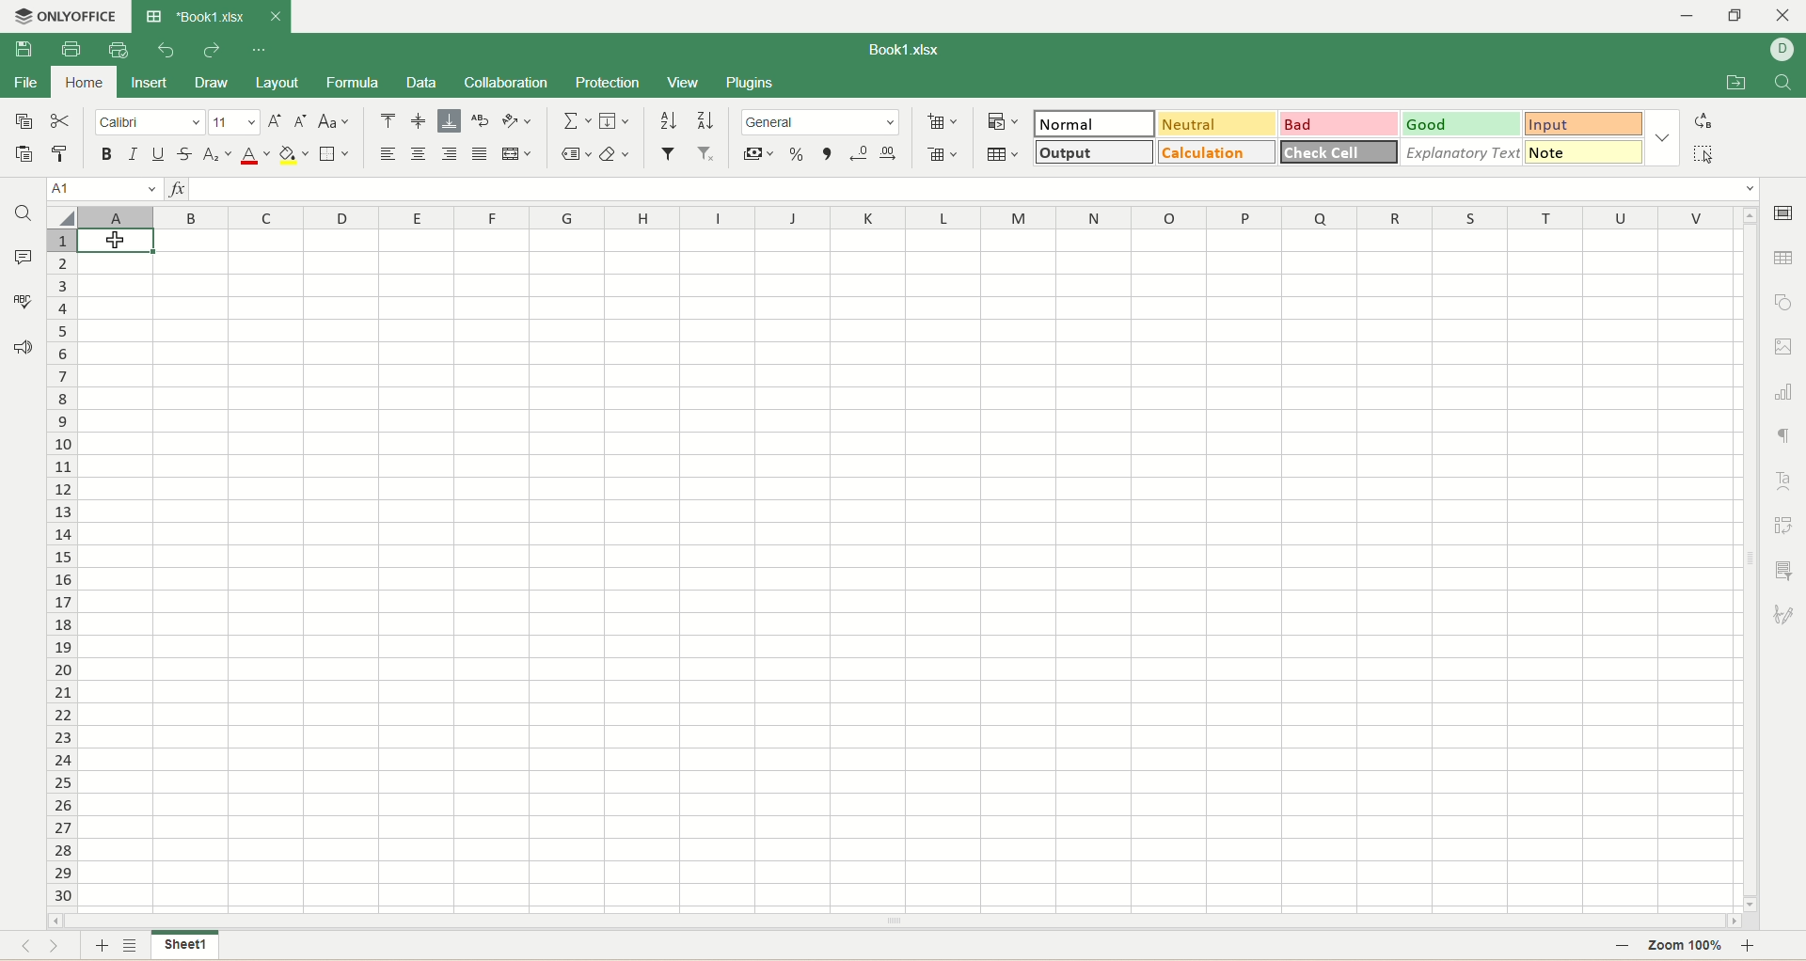 The height and width of the screenshot is (961, 1806). What do you see at coordinates (855, 152) in the screenshot?
I see `decrease decimal` at bounding box center [855, 152].